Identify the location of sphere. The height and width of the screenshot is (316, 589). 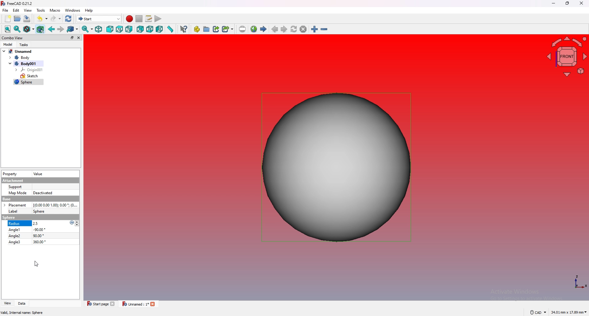
(336, 168).